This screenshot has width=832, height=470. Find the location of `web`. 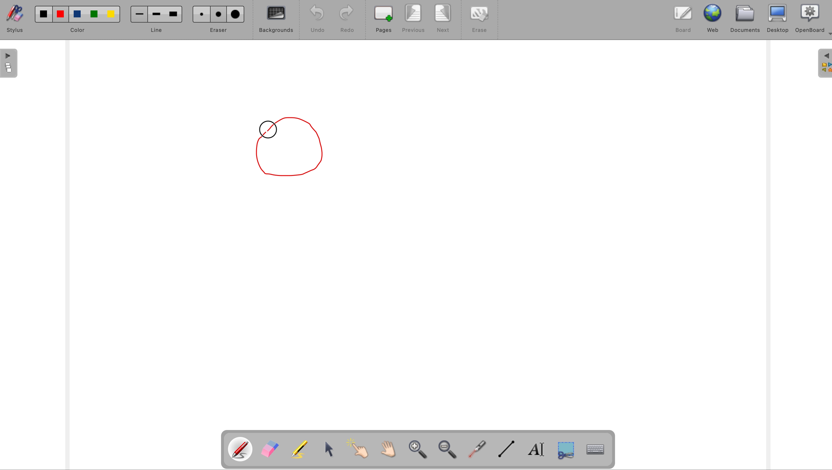

web is located at coordinates (712, 19).